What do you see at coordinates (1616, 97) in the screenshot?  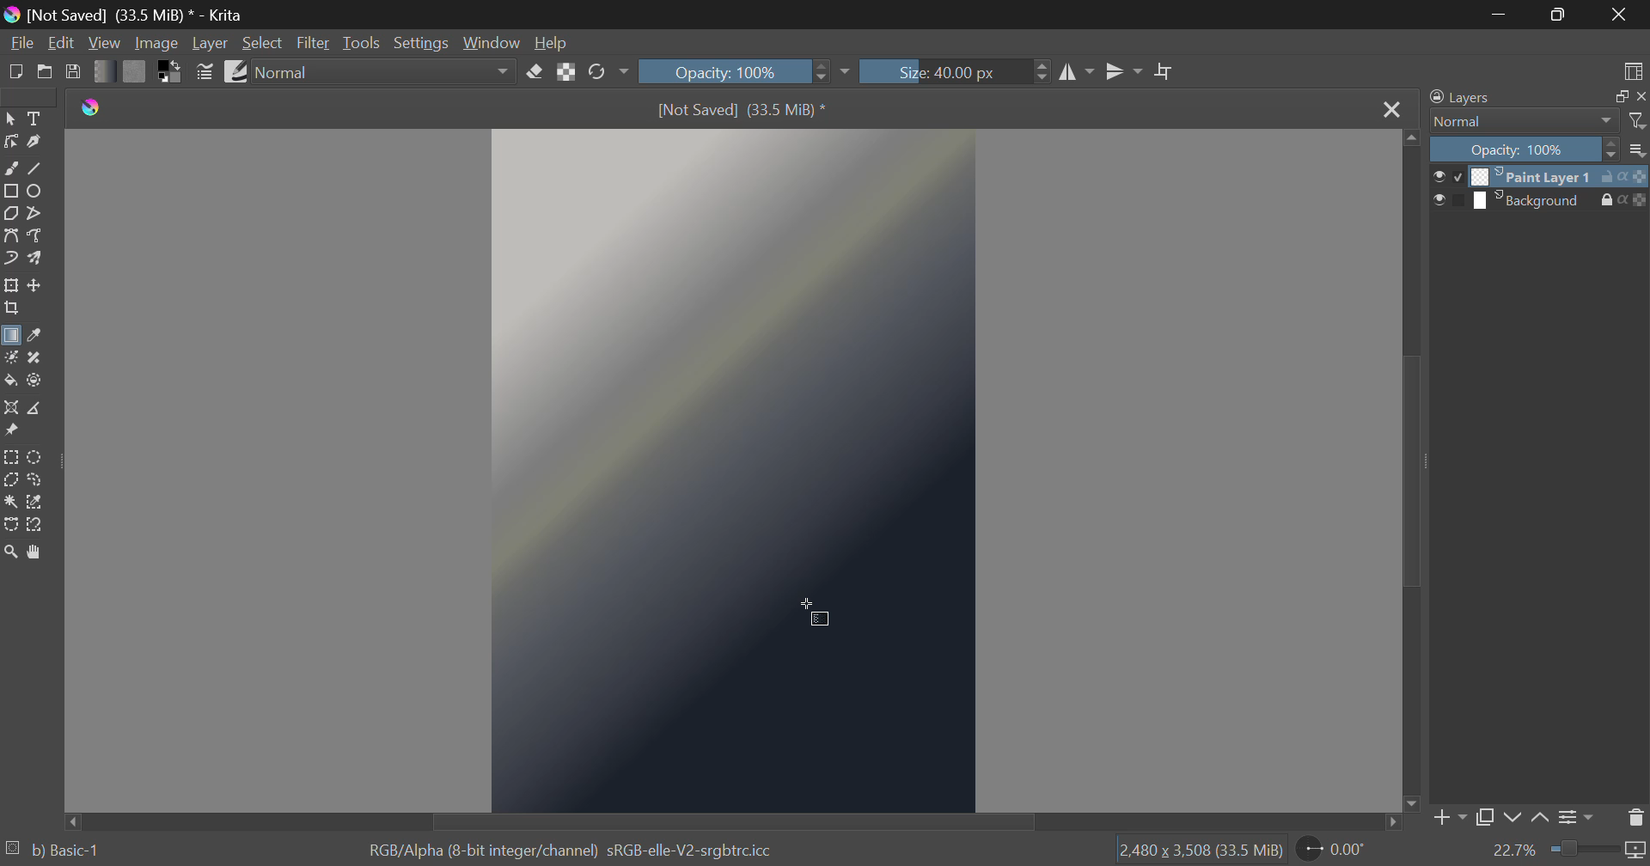 I see `full screen` at bounding box center [1616, 97].